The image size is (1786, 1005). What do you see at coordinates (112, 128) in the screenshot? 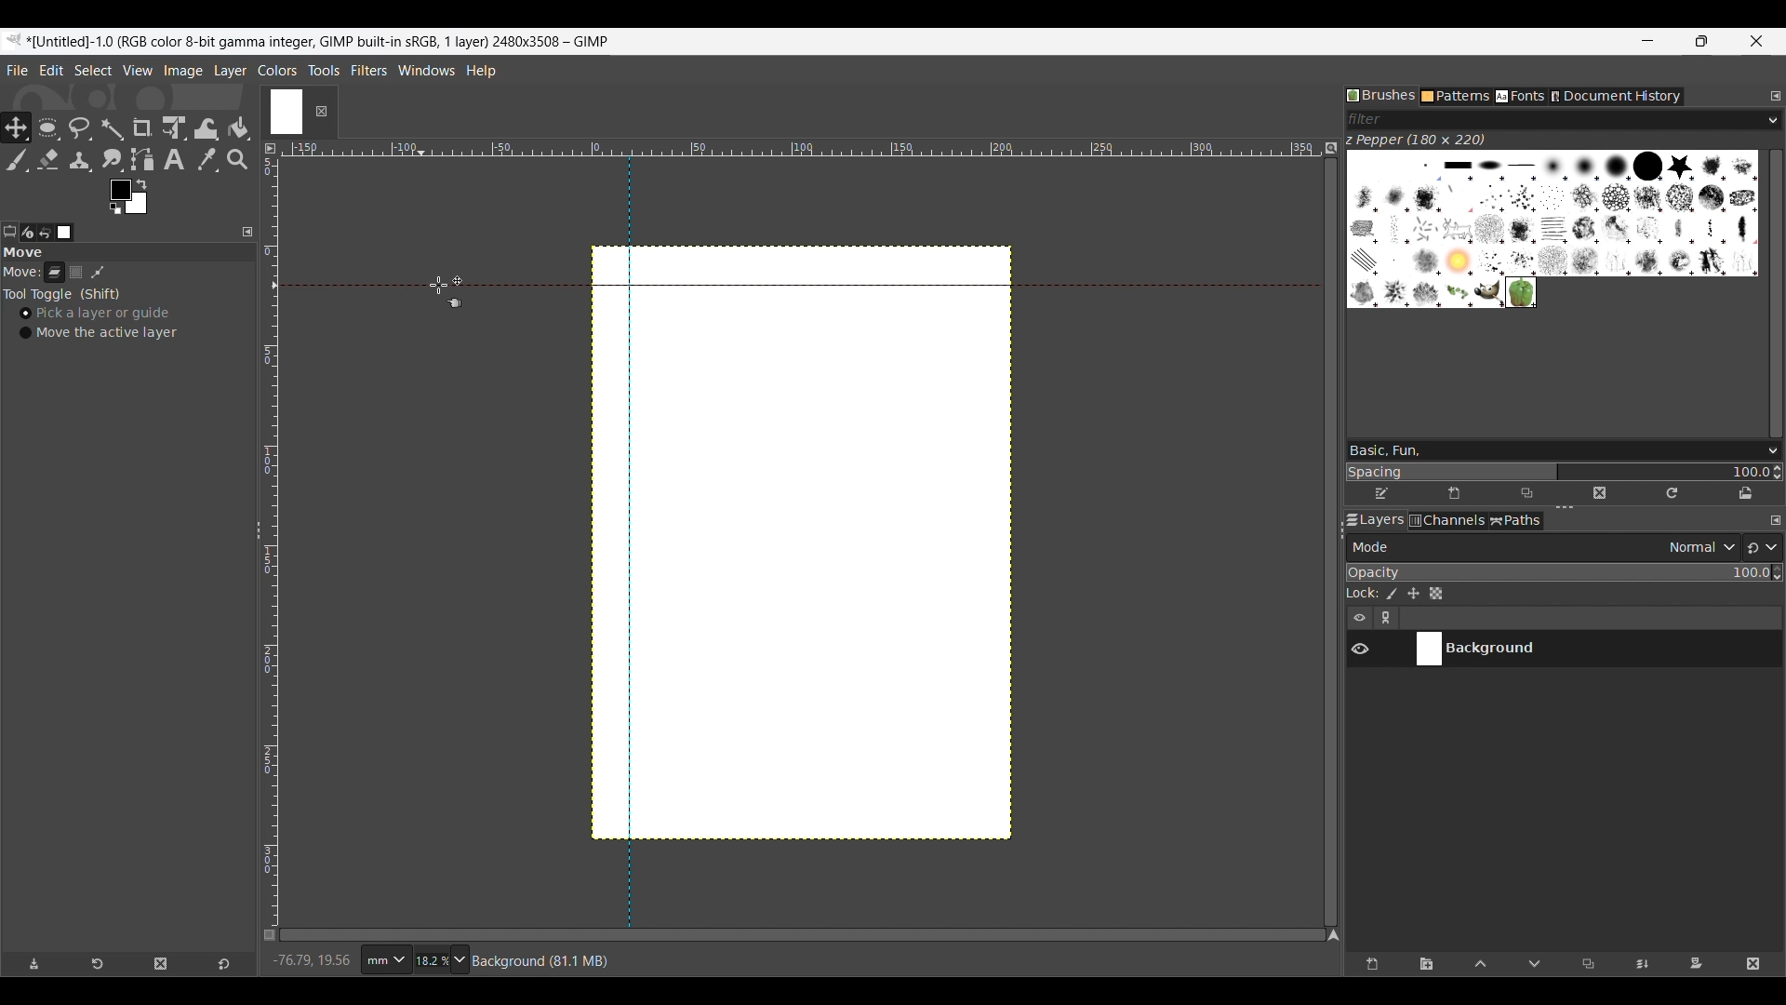
I see `Fuzzy select tool` at bounding box center [112, 128].